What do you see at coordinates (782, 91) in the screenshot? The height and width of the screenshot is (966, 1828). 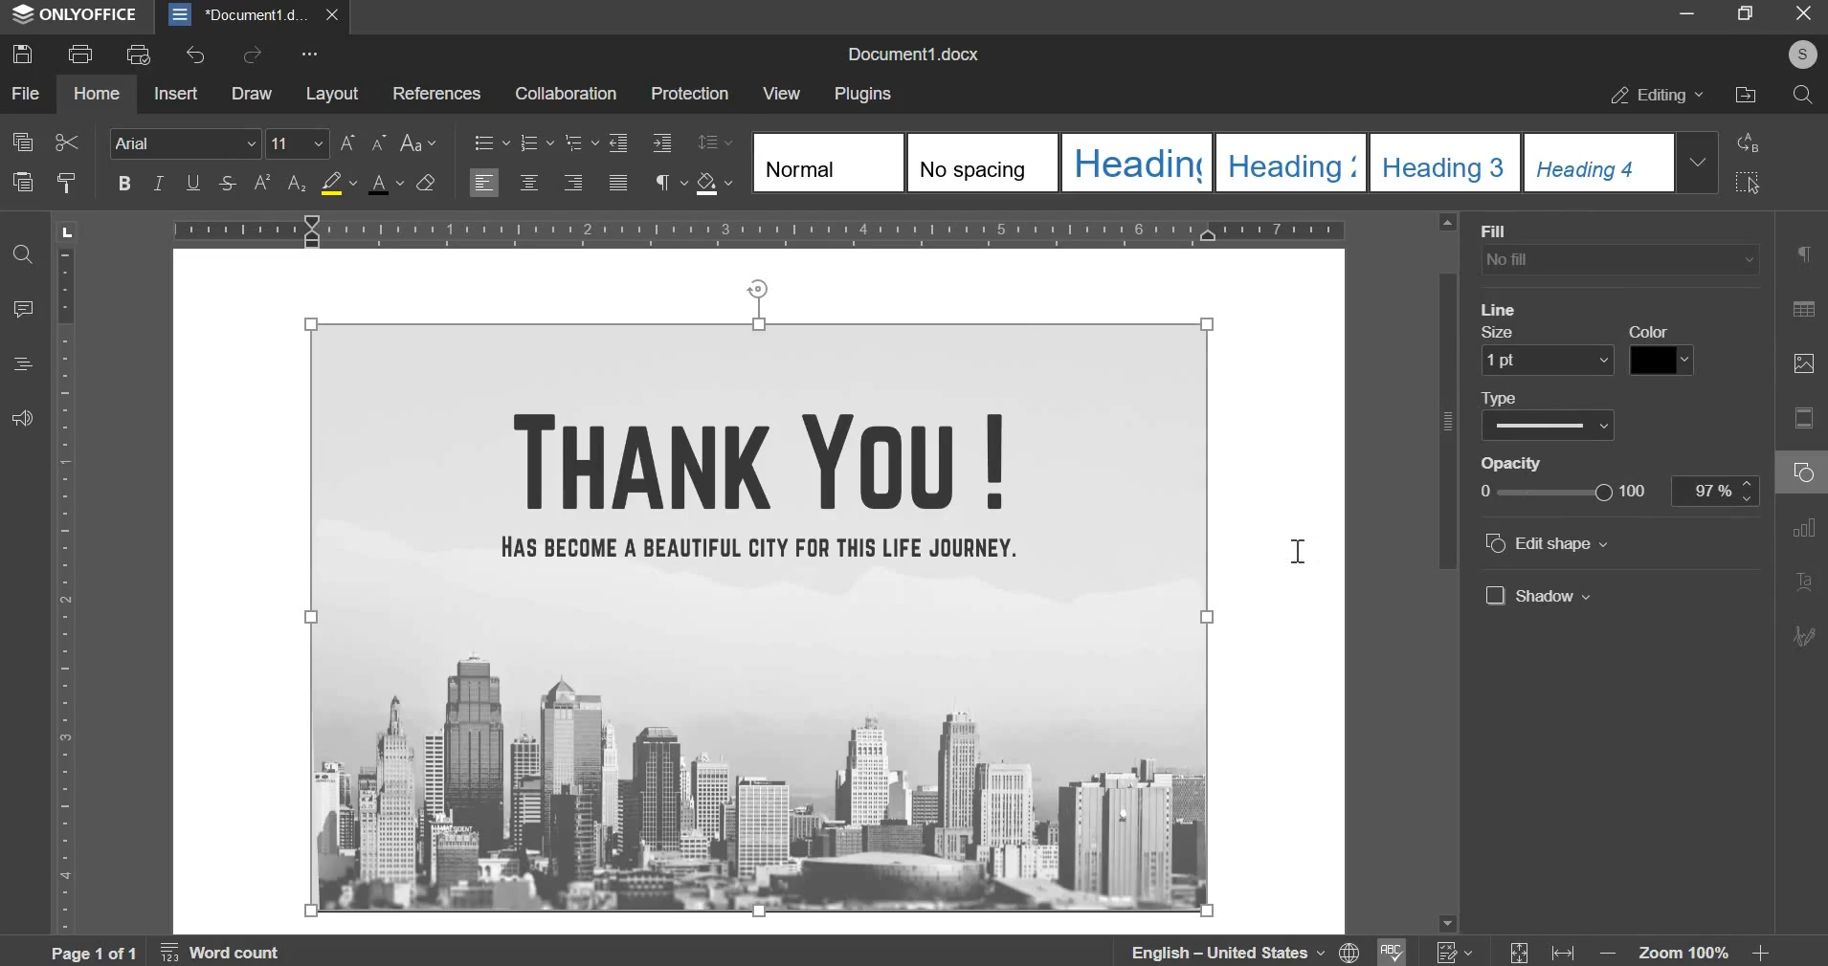 I see `view` at bounding box center [782, 91].